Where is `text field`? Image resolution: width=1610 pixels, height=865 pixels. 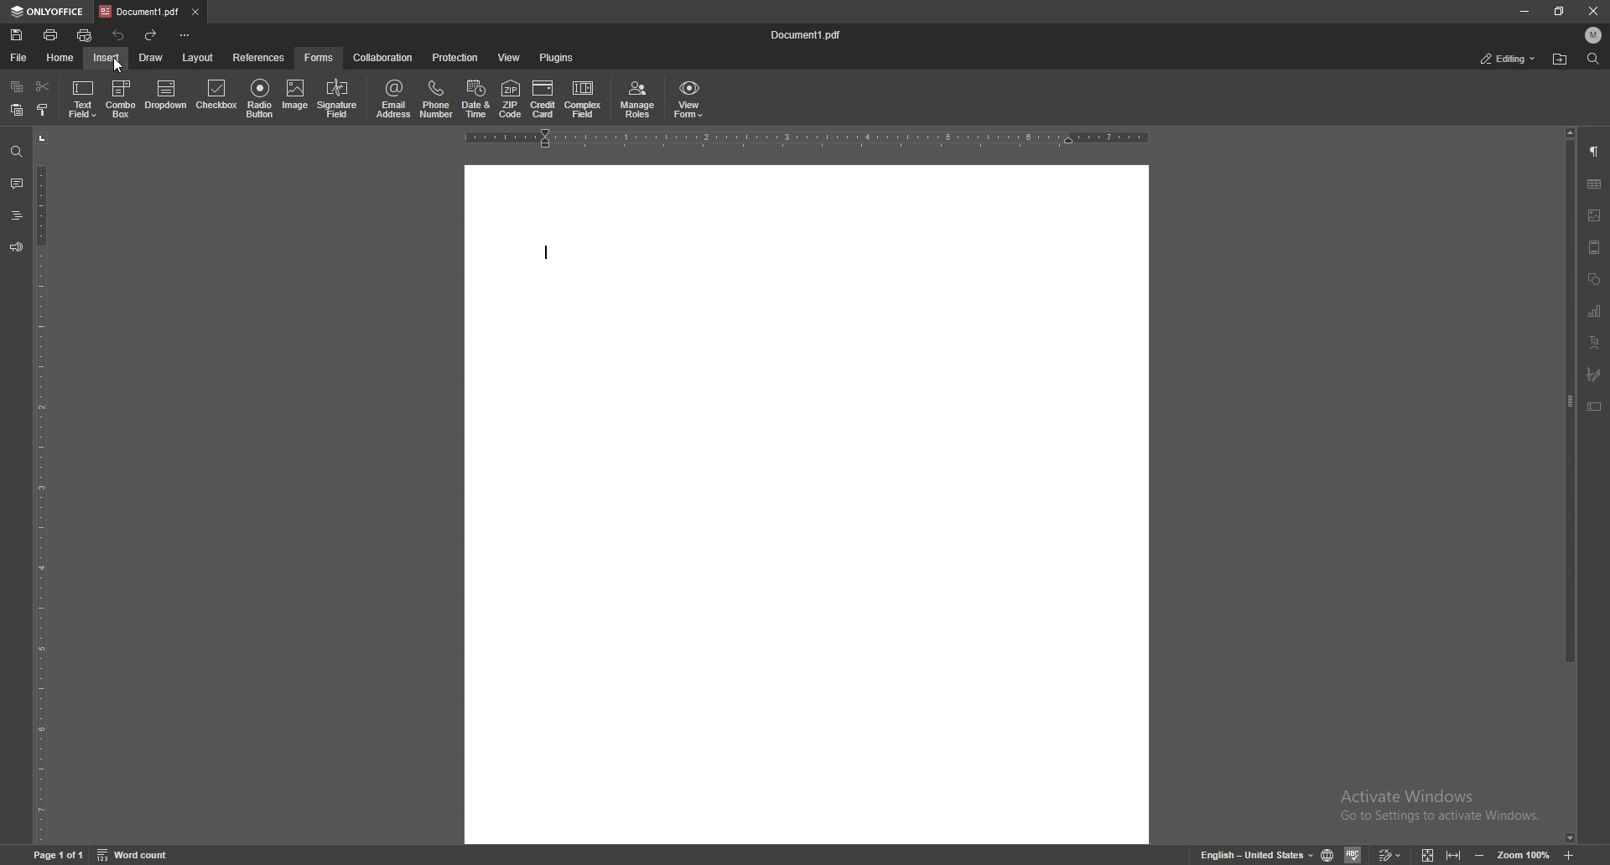 text field is located at coordinates (84, 98).